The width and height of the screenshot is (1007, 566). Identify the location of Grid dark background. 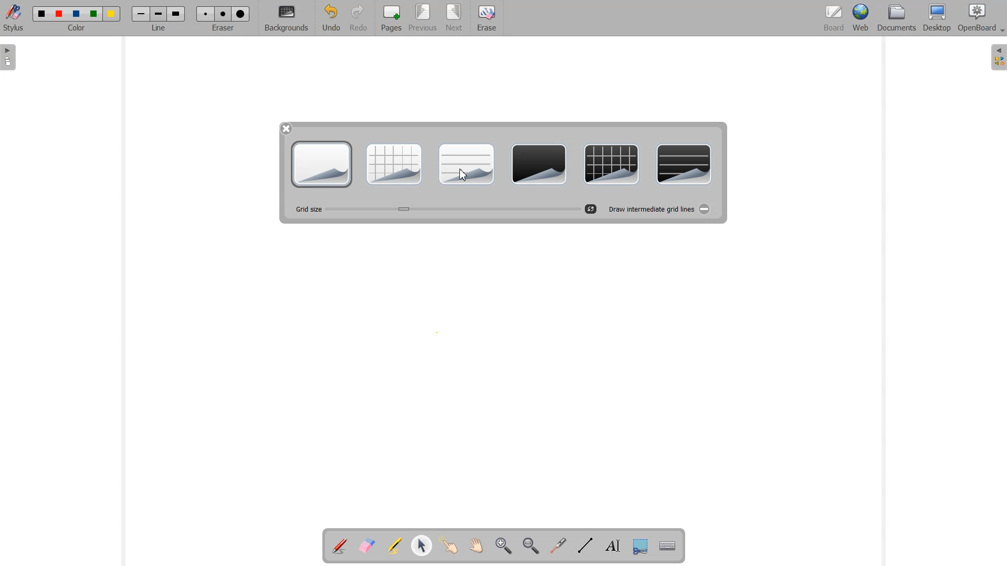
(612, 164).